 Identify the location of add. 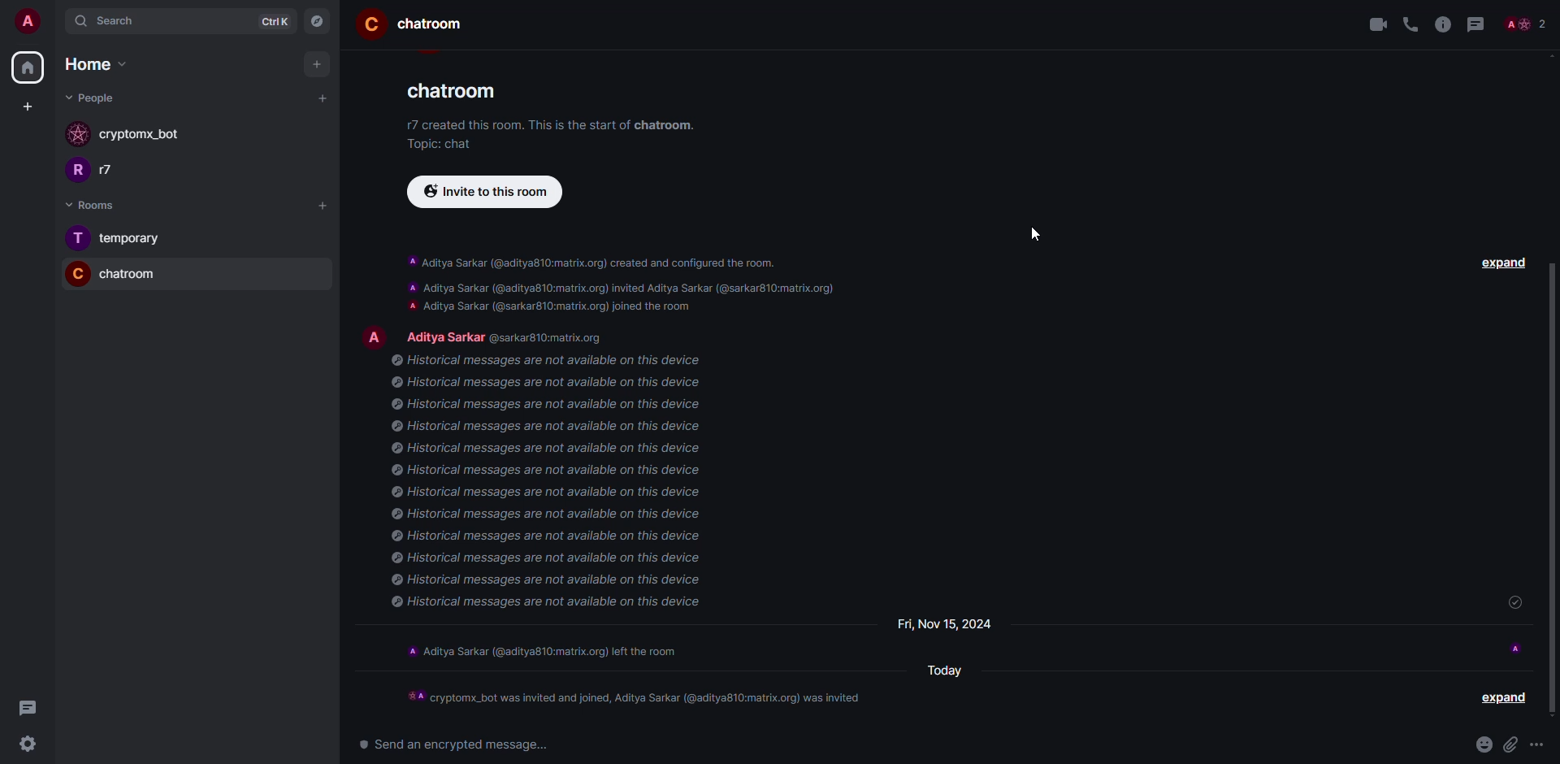
(326, 205).